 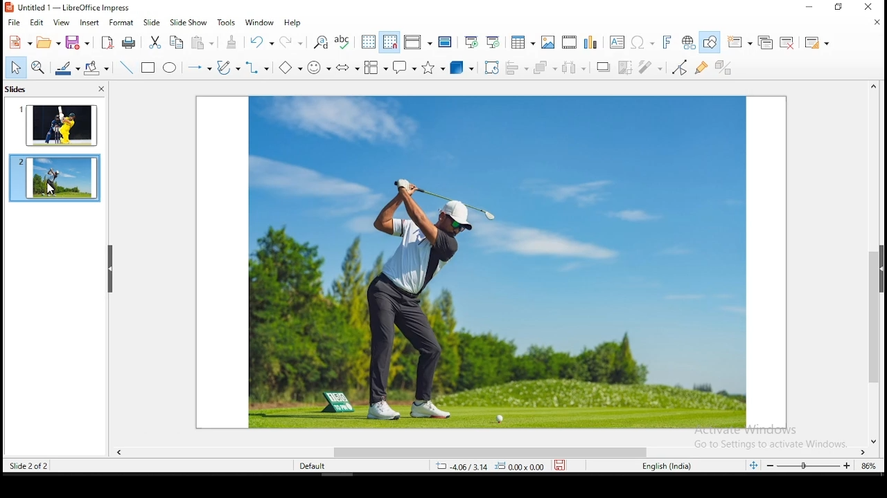 I want to click on callout shape, so click(x=404, y=67).